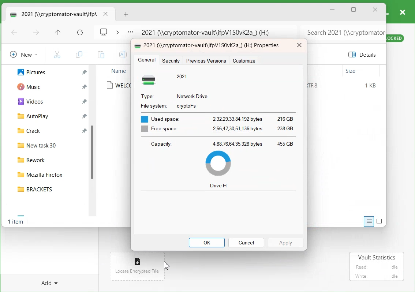 The image size is (415, 292). What do you see at coordinates (333, 10) in the screenshot?
I see `Minimize` at bounding box center [333, 10].